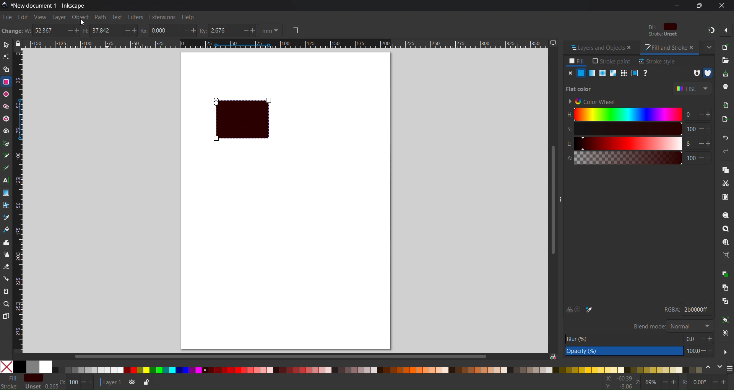 The width and height of the screenshot is (734, 390). What do you see at coordinates (592, 73) in the screenshot?
I see `Linear gradient` at bounding box center [592, 73].